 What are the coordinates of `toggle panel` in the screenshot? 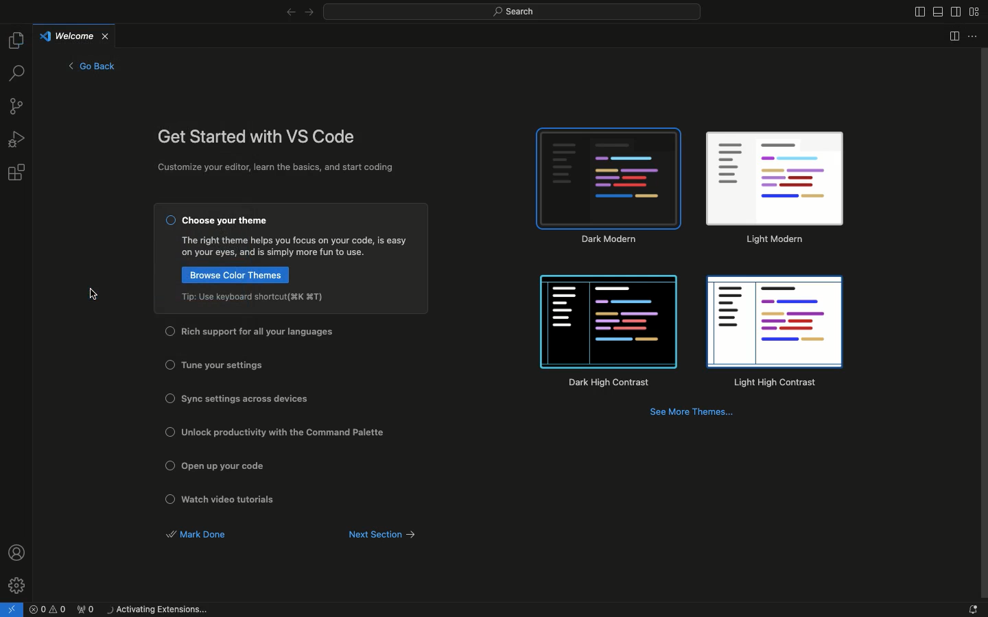 It's located at (938, 12).